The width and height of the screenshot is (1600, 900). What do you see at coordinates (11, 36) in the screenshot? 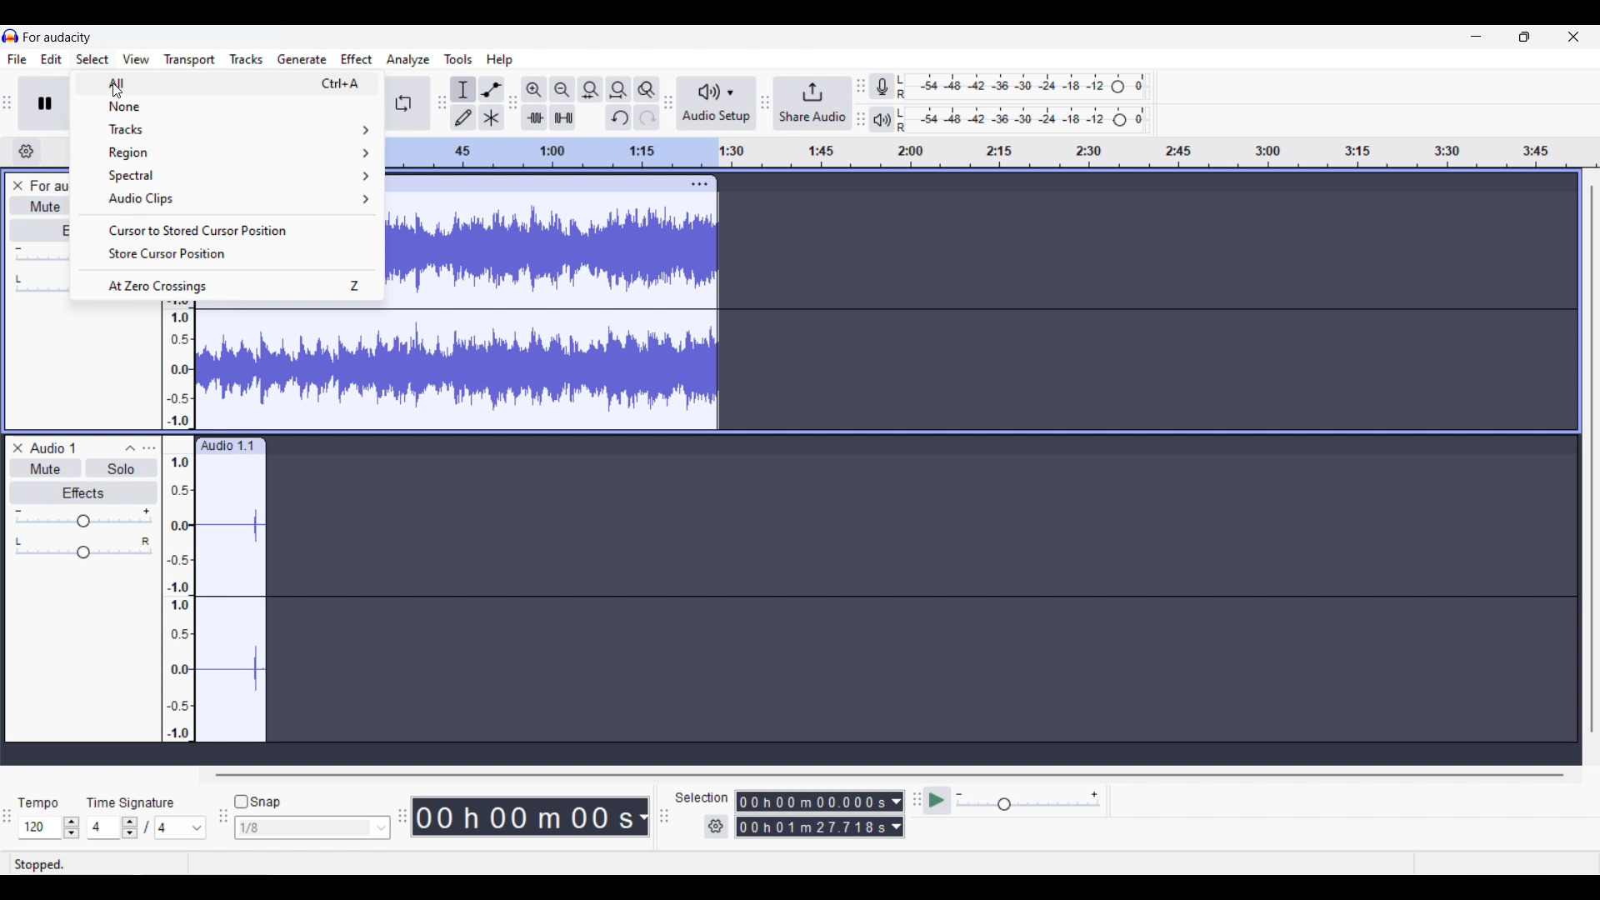
I see `Software logo` at bounding box center [11, 36].